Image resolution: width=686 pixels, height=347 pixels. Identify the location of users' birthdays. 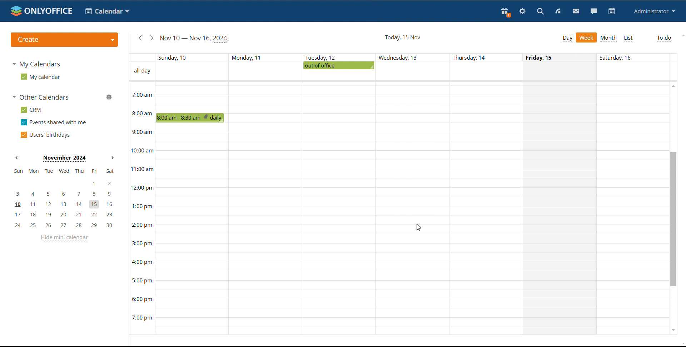
(45, 135).